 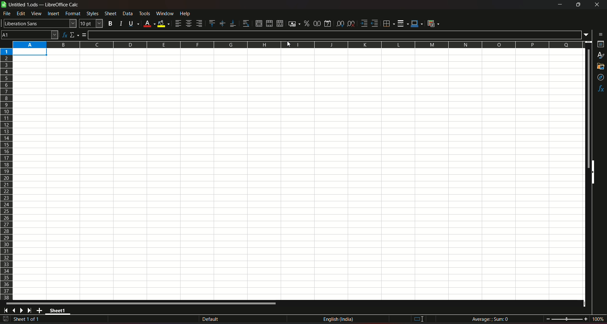 I want to click on edit, so click(x=21, y=14).